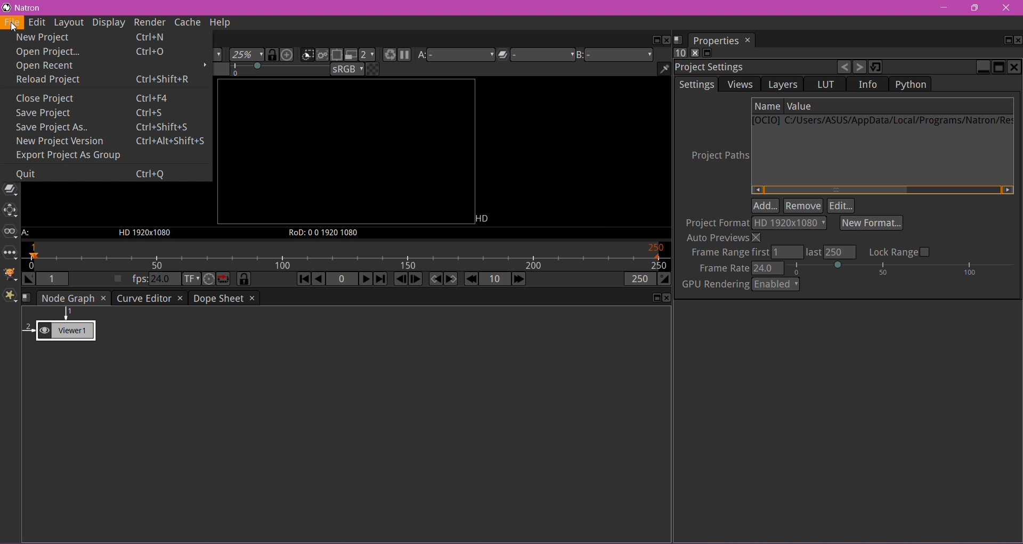 Image resolution: width=1023 pixels, height=544 pixels. What do you see at coordinates (519, 279) in the screenshot?
I see `Next Increment` at bounding box center [519, 279].